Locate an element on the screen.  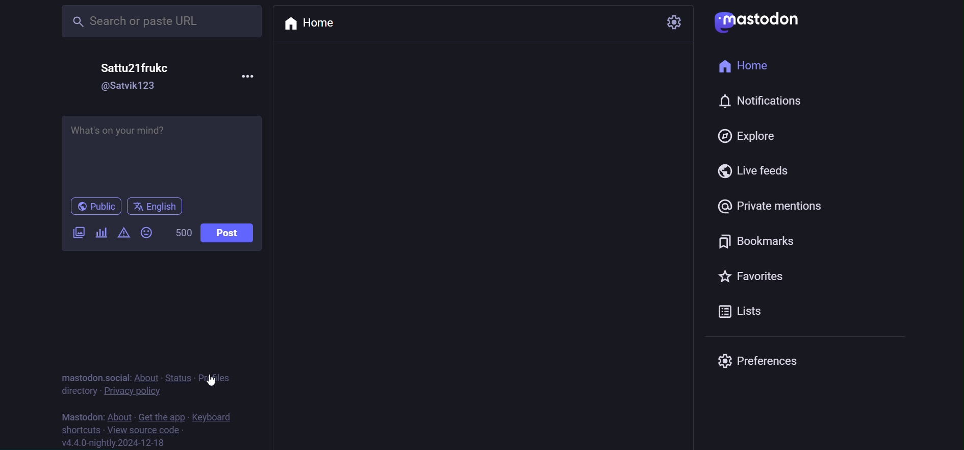
content warning is located at coordinates (123, 231).